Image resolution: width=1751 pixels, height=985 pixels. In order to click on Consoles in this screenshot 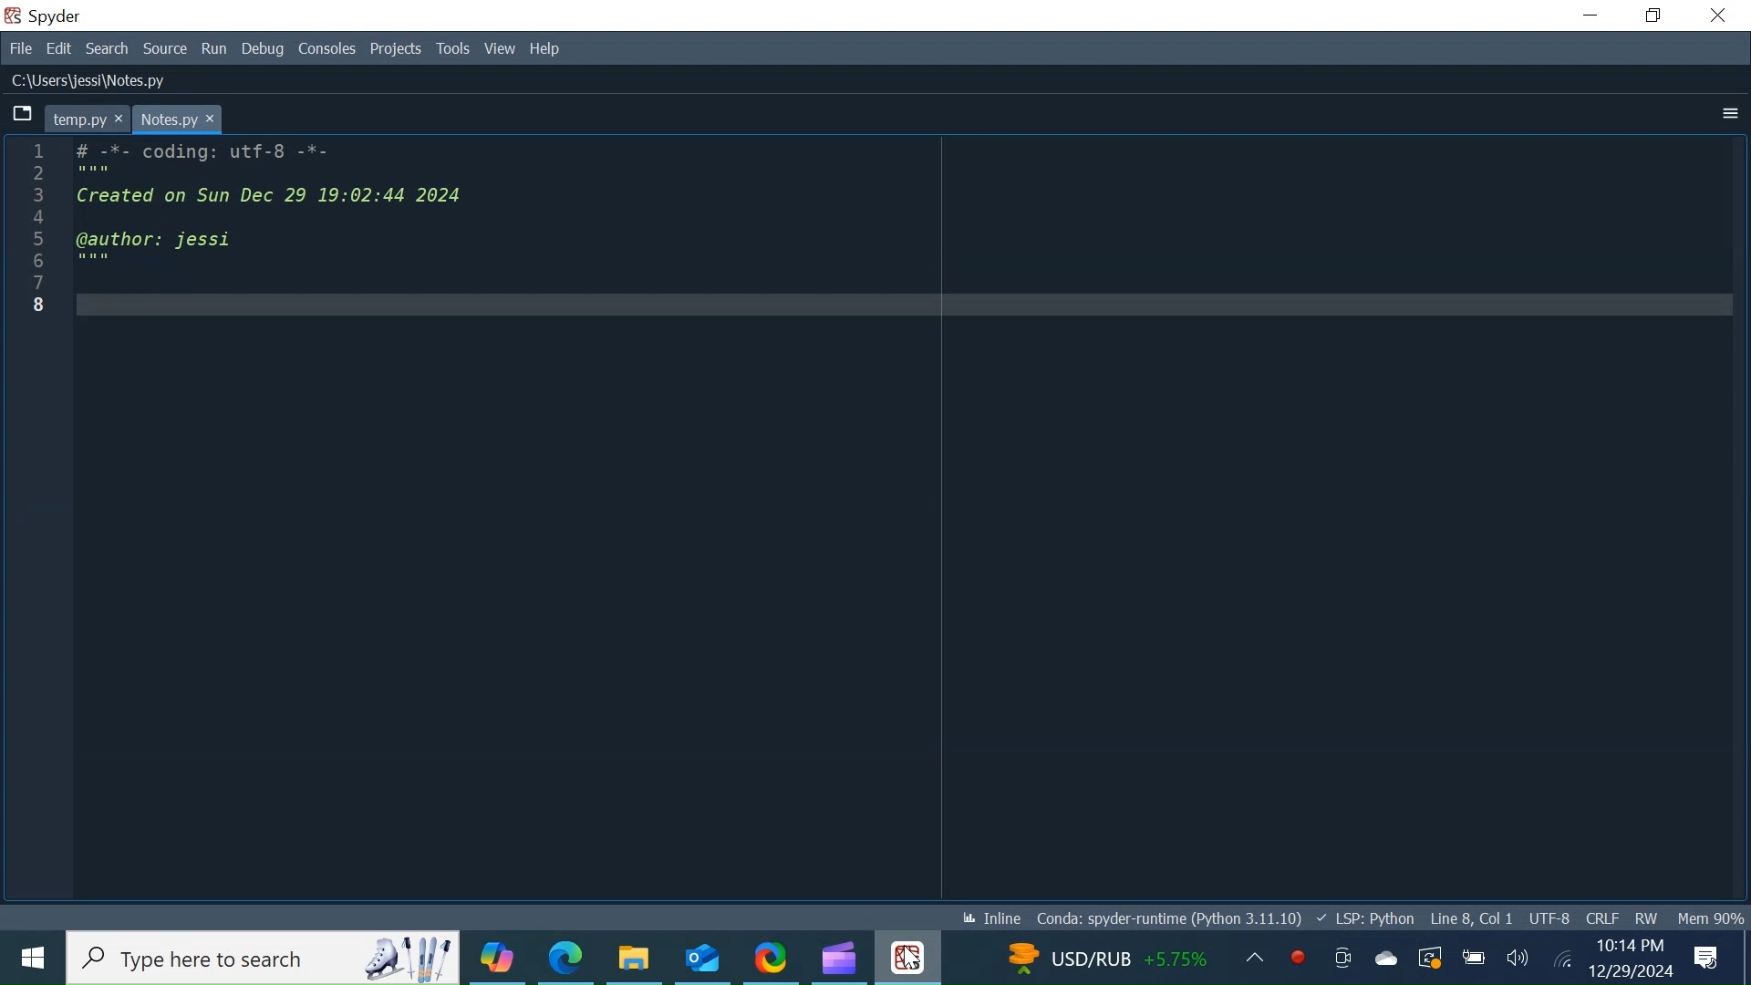, I will do `click(329, 47)`.